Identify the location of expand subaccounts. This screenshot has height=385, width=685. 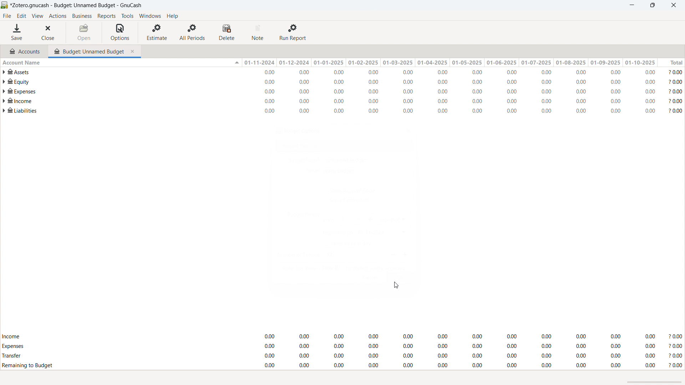
(4, 101).